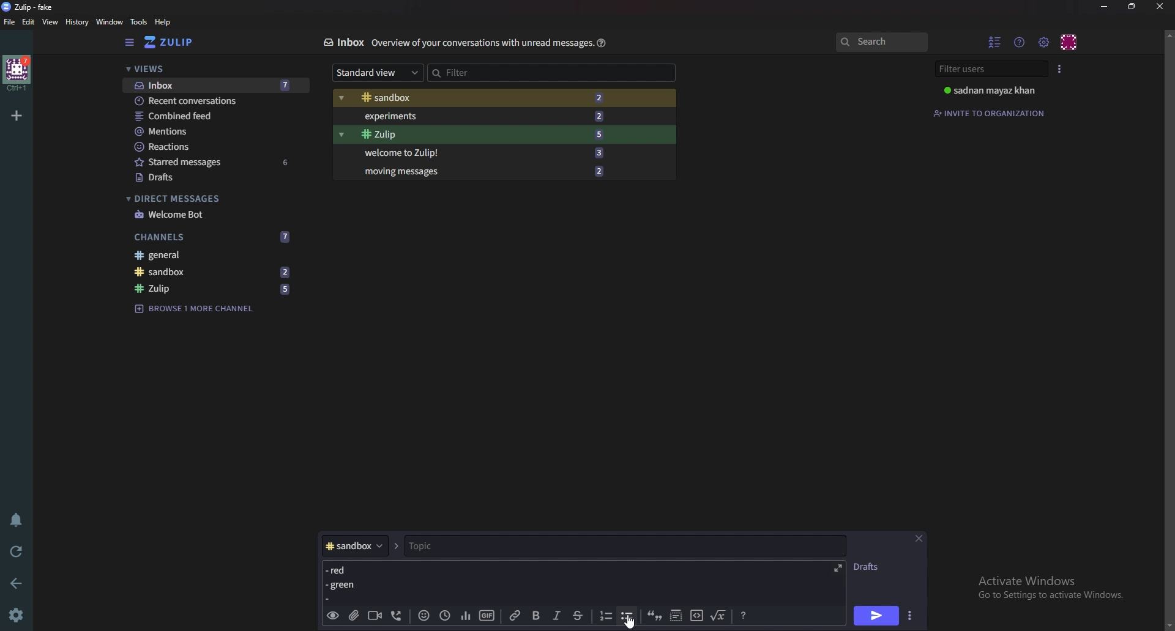 The height and width of the screenshot is (631, 1175). What do you see at coordinates (111, 22) in the screenshot?
I see `Window` at bounding box center [111, 22].